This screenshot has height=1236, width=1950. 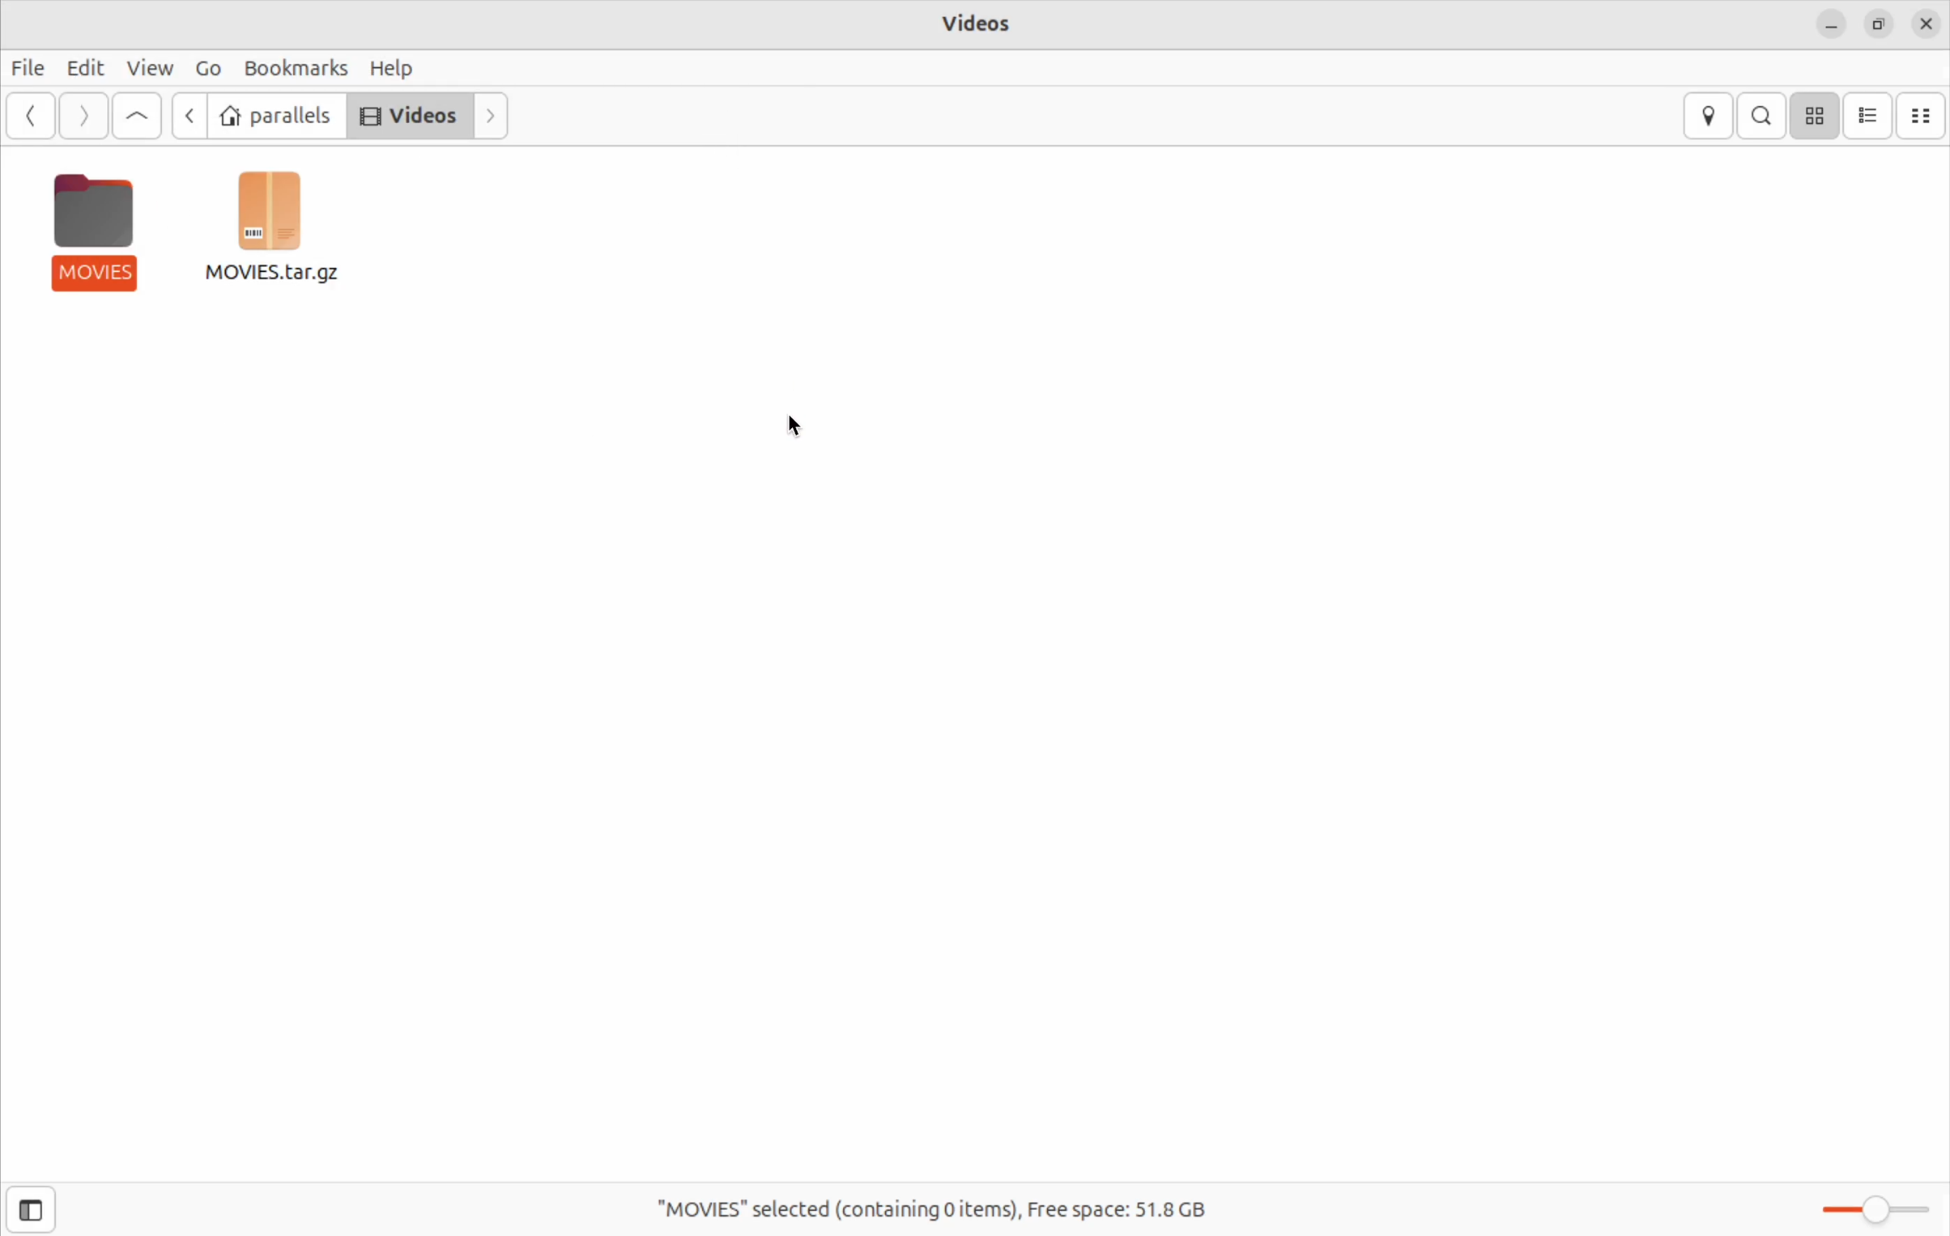 I want to click on close, so click(x=1926, y=23).